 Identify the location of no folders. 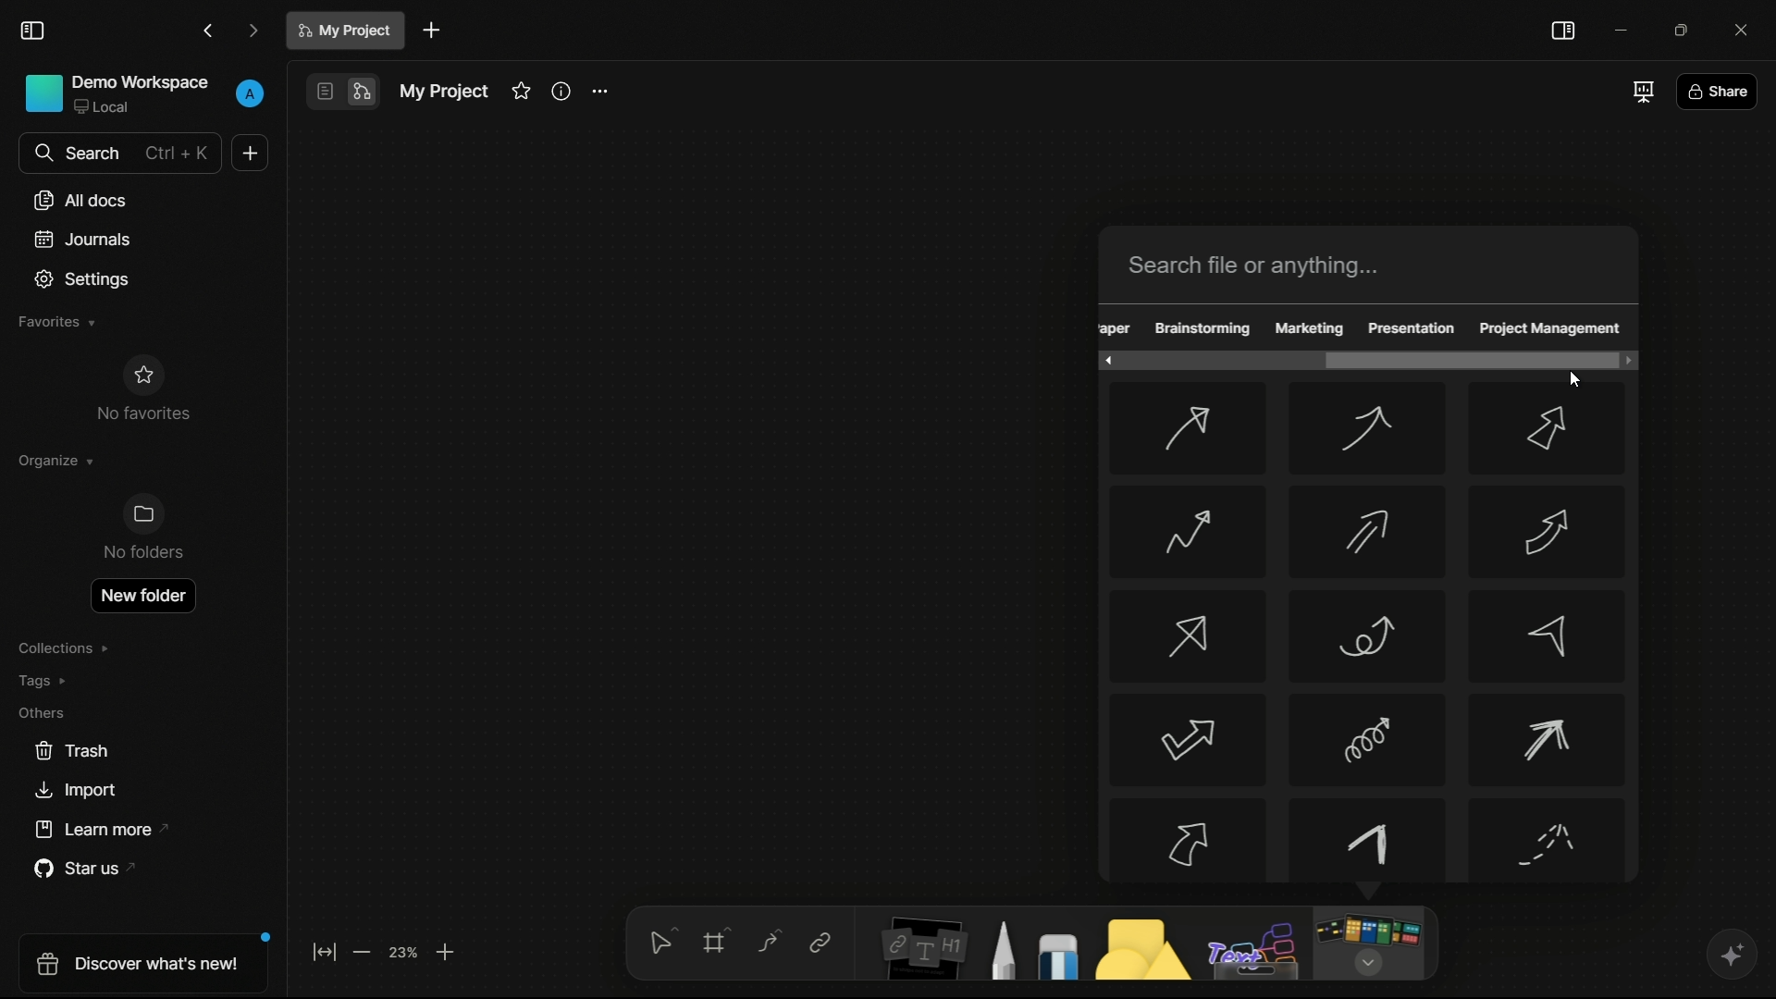
(142, 527).